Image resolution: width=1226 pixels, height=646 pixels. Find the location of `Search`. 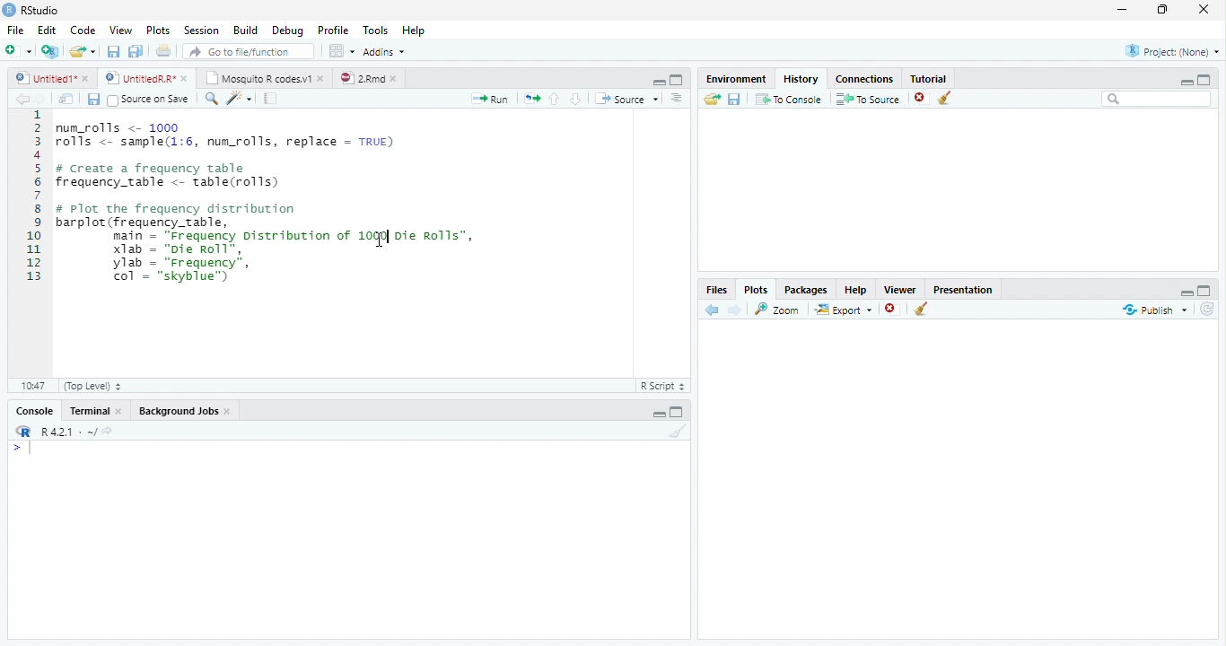

Search is located at coordinates (1155, 99).